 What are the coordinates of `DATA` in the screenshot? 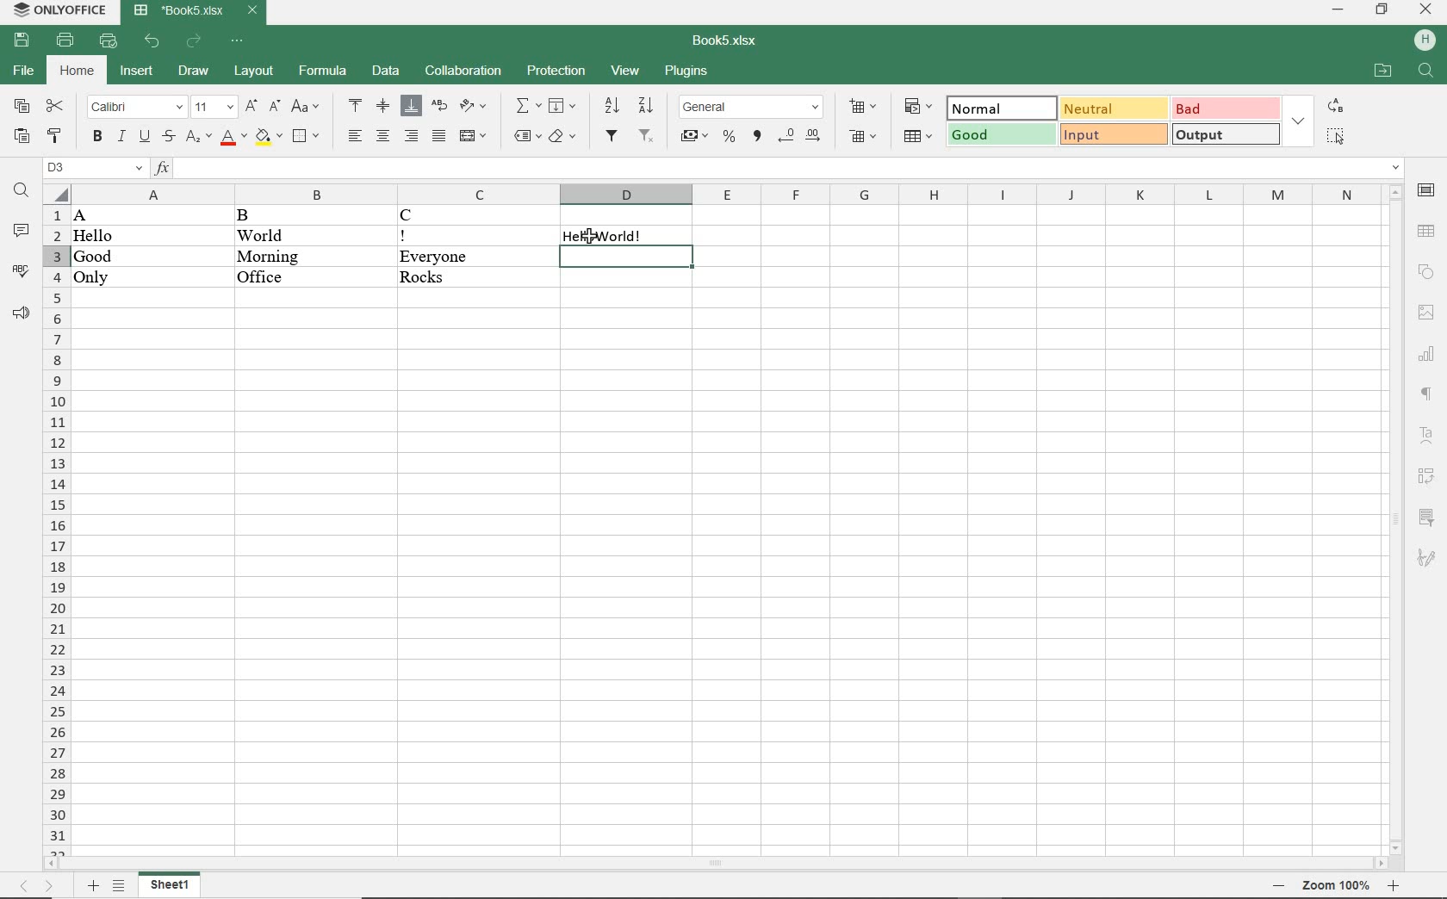 It's located at (383, 71).